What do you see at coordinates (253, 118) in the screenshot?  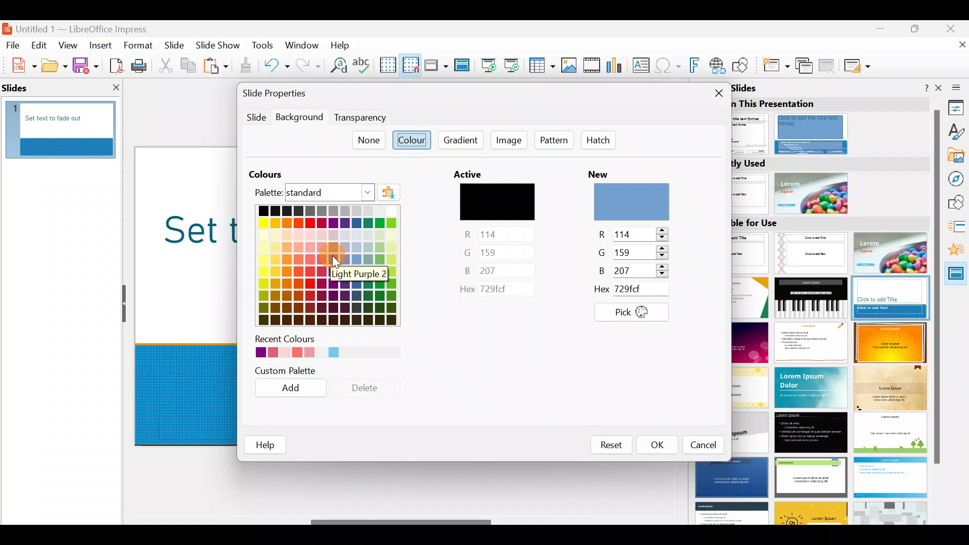 I see `Slide` at bounding box center [253, 118].